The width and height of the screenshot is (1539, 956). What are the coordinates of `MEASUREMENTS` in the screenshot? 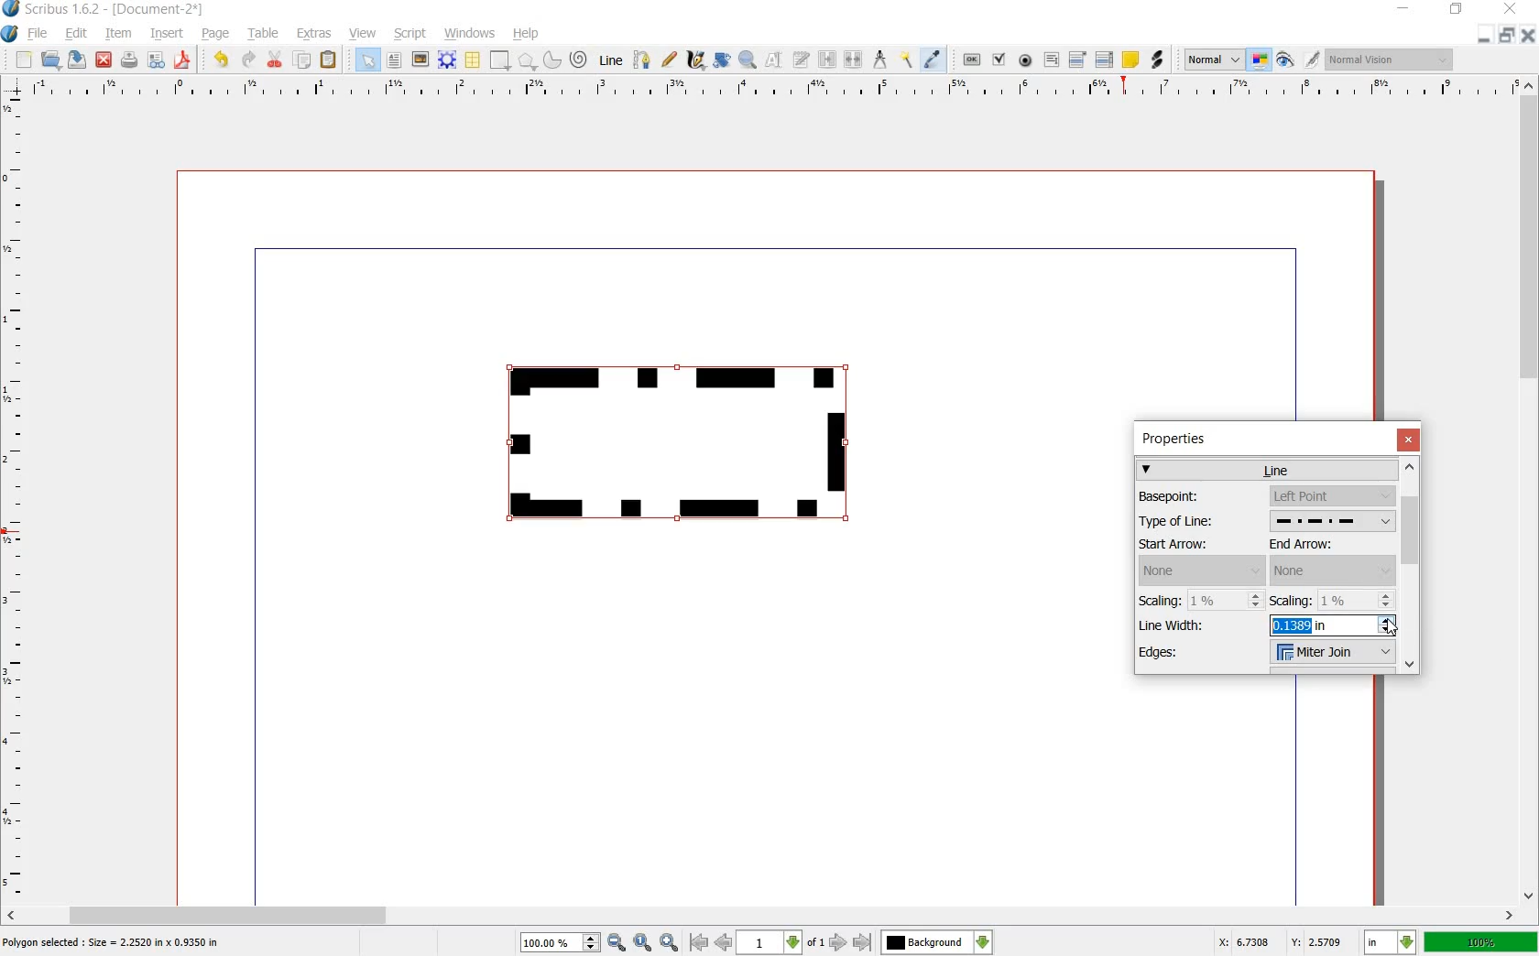 It's located at (879, 60).